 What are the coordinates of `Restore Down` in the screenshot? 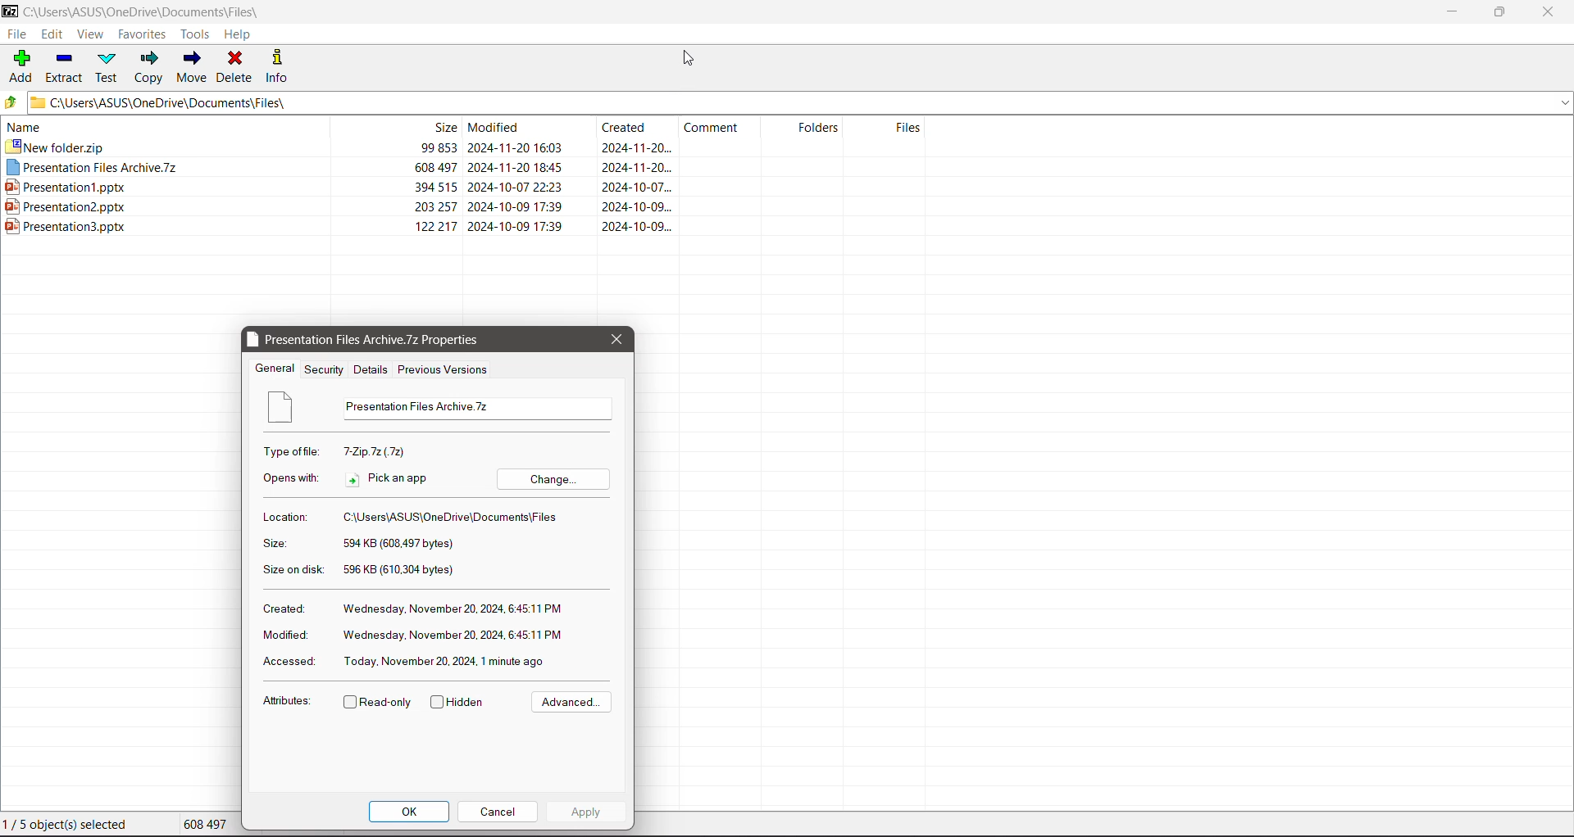 It's located at (1502, 11).